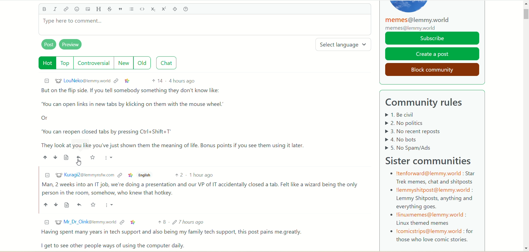 This screenshot has height=252, width=529. What do you see at coordinates (120, 176) in the screenshot?
I see `context` at bounding box center [120, 176].